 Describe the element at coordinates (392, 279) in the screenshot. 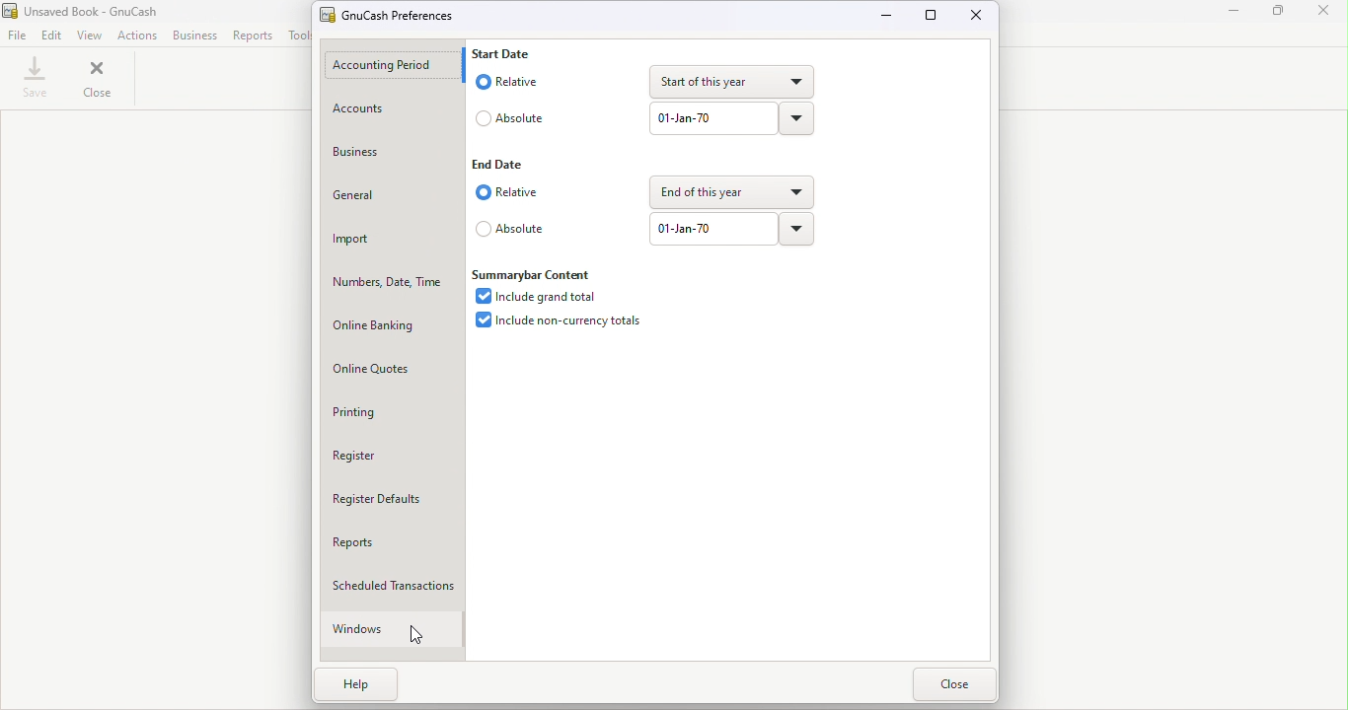

I see `Numbers, Date, Time` at that location.